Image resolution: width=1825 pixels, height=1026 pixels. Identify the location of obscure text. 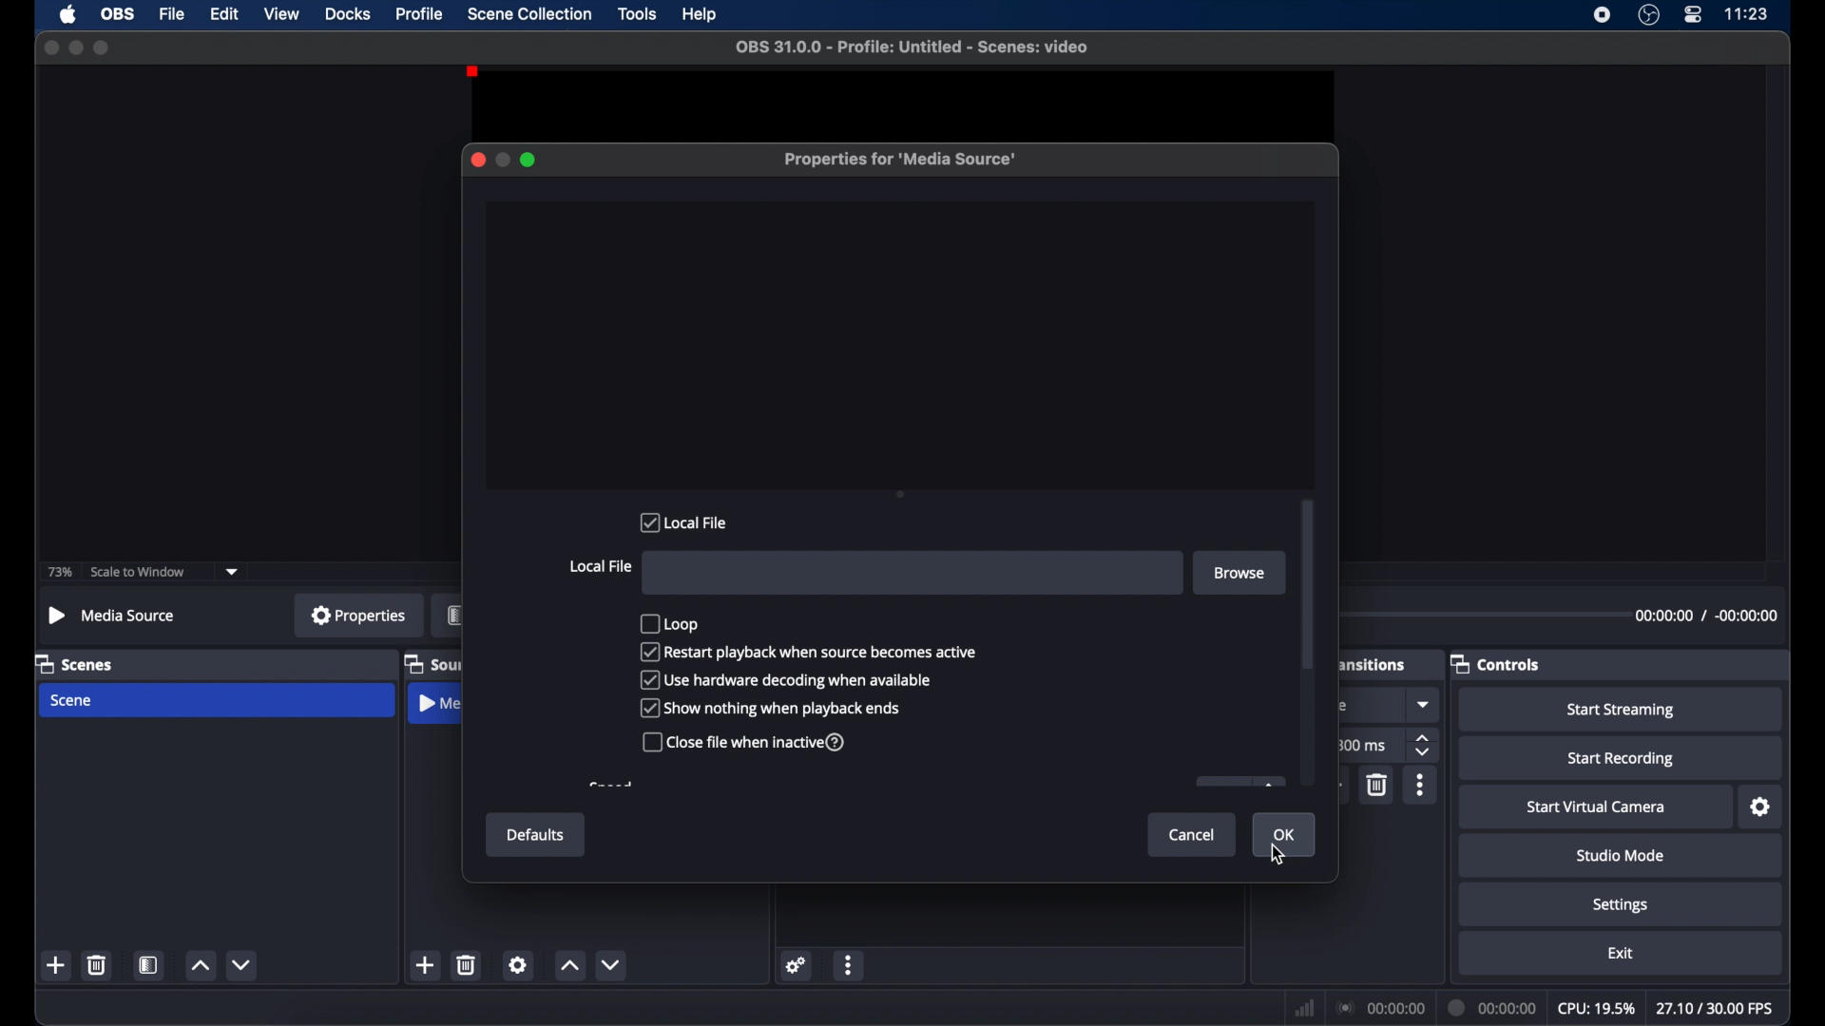
(1340, 663).